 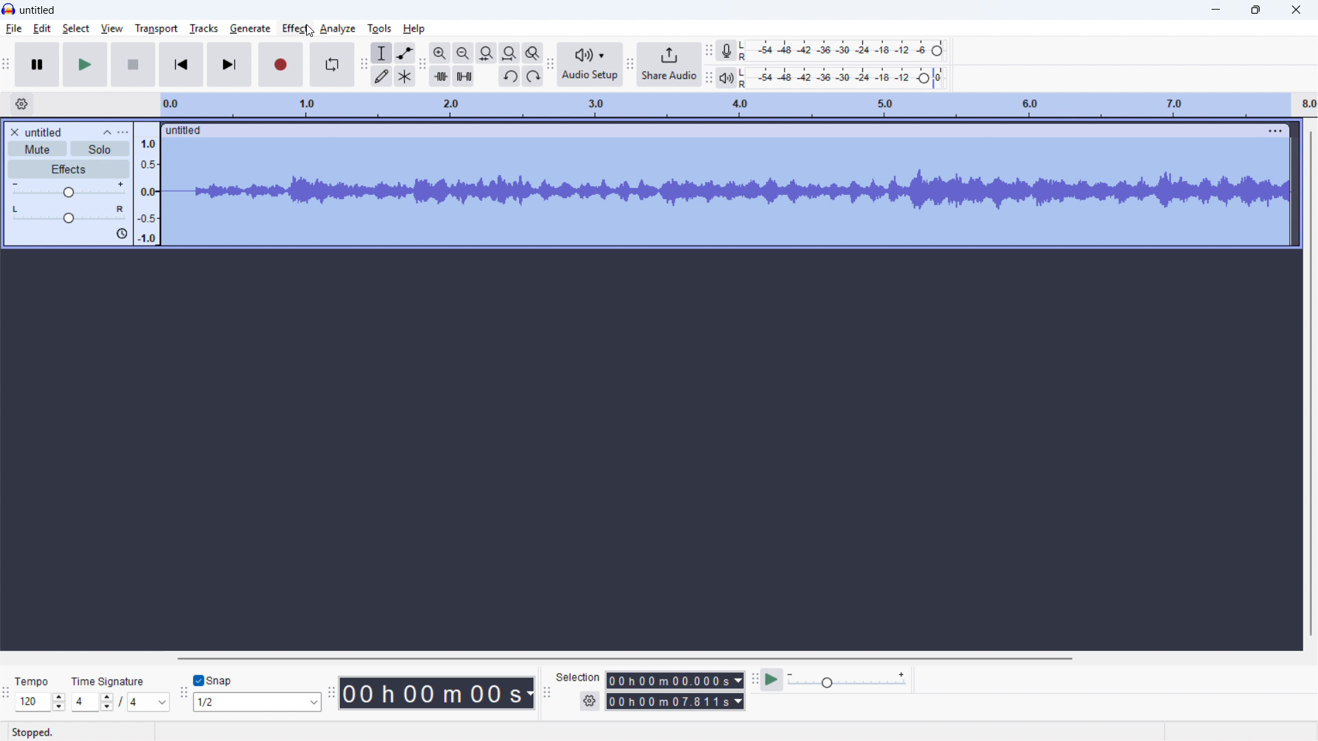 I want to click on enable looping, so click(x=332, y=64).